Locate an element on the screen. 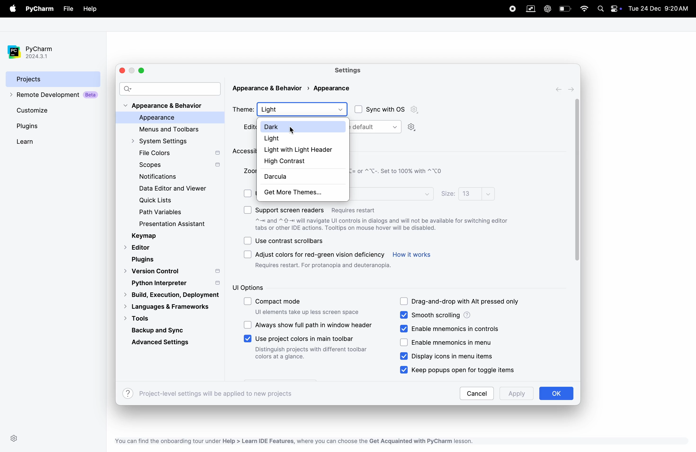 This screenshot has height=452, width=696. customize is located at coordinates (44, 110).